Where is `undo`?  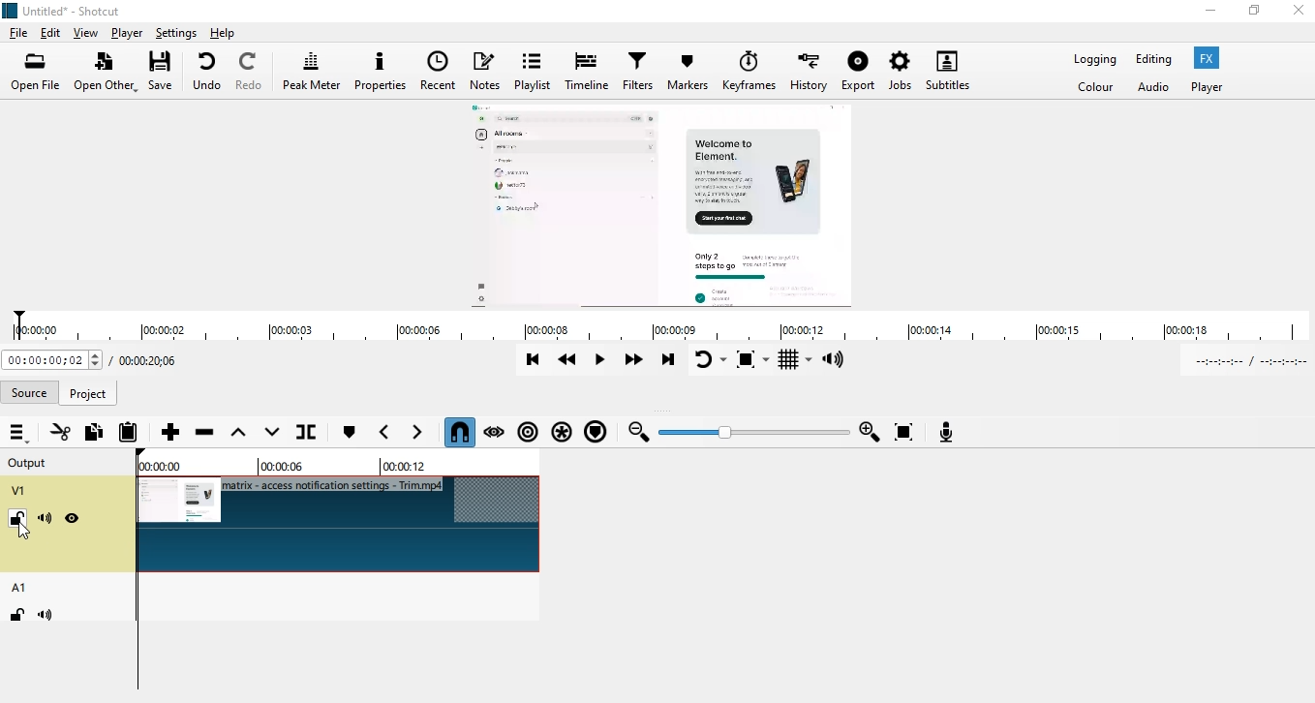 undo is located at coordinates (208, 72).